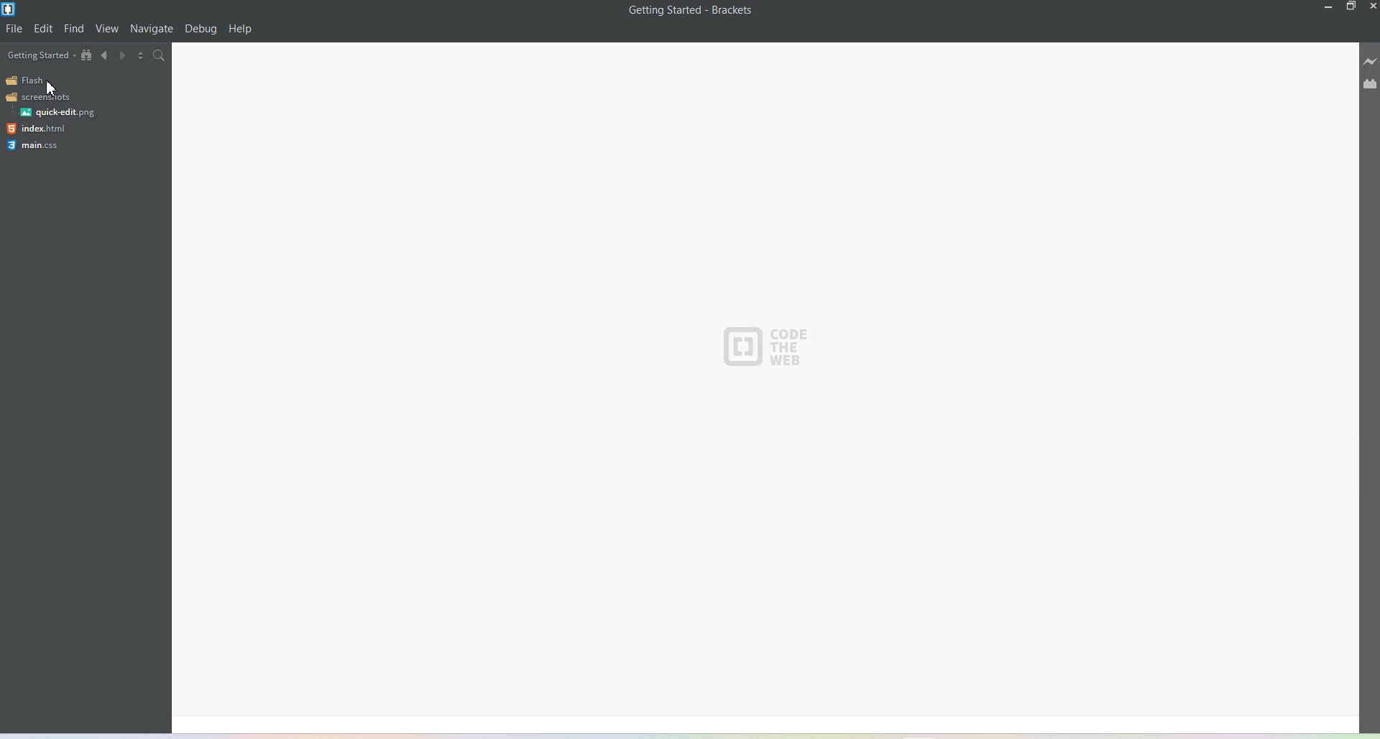  I want to click on Navigate Forwards, so click(126, 58).